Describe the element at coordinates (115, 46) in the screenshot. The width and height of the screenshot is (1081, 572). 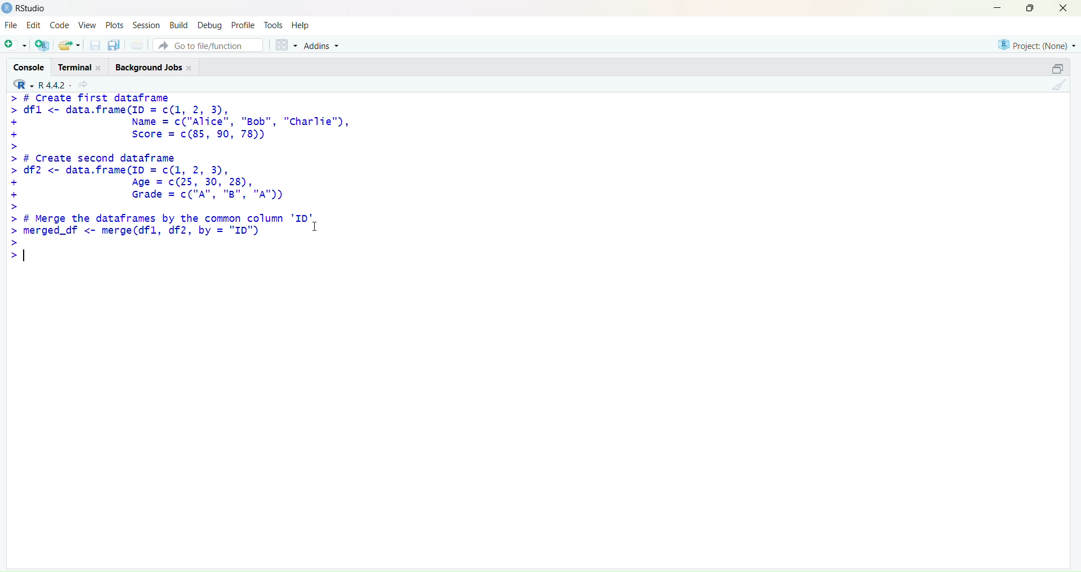
I see `save all open document` at that location.